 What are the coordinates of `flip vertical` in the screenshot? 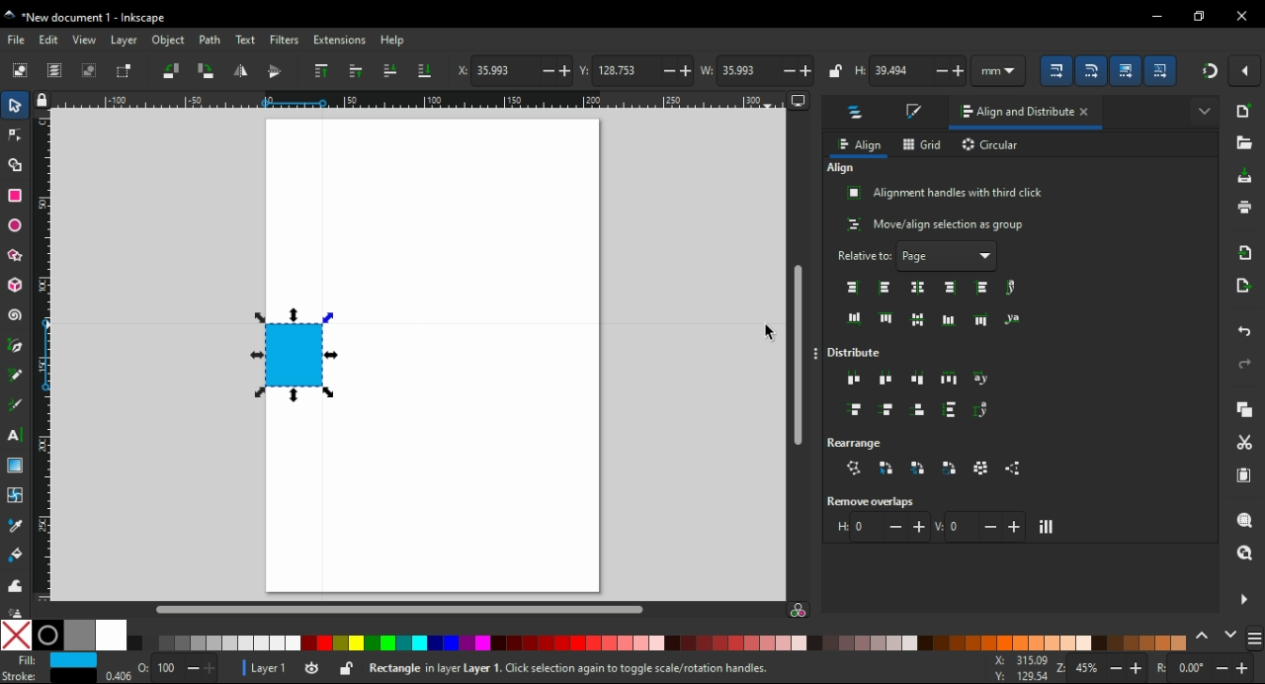 It's located at (277, 72).